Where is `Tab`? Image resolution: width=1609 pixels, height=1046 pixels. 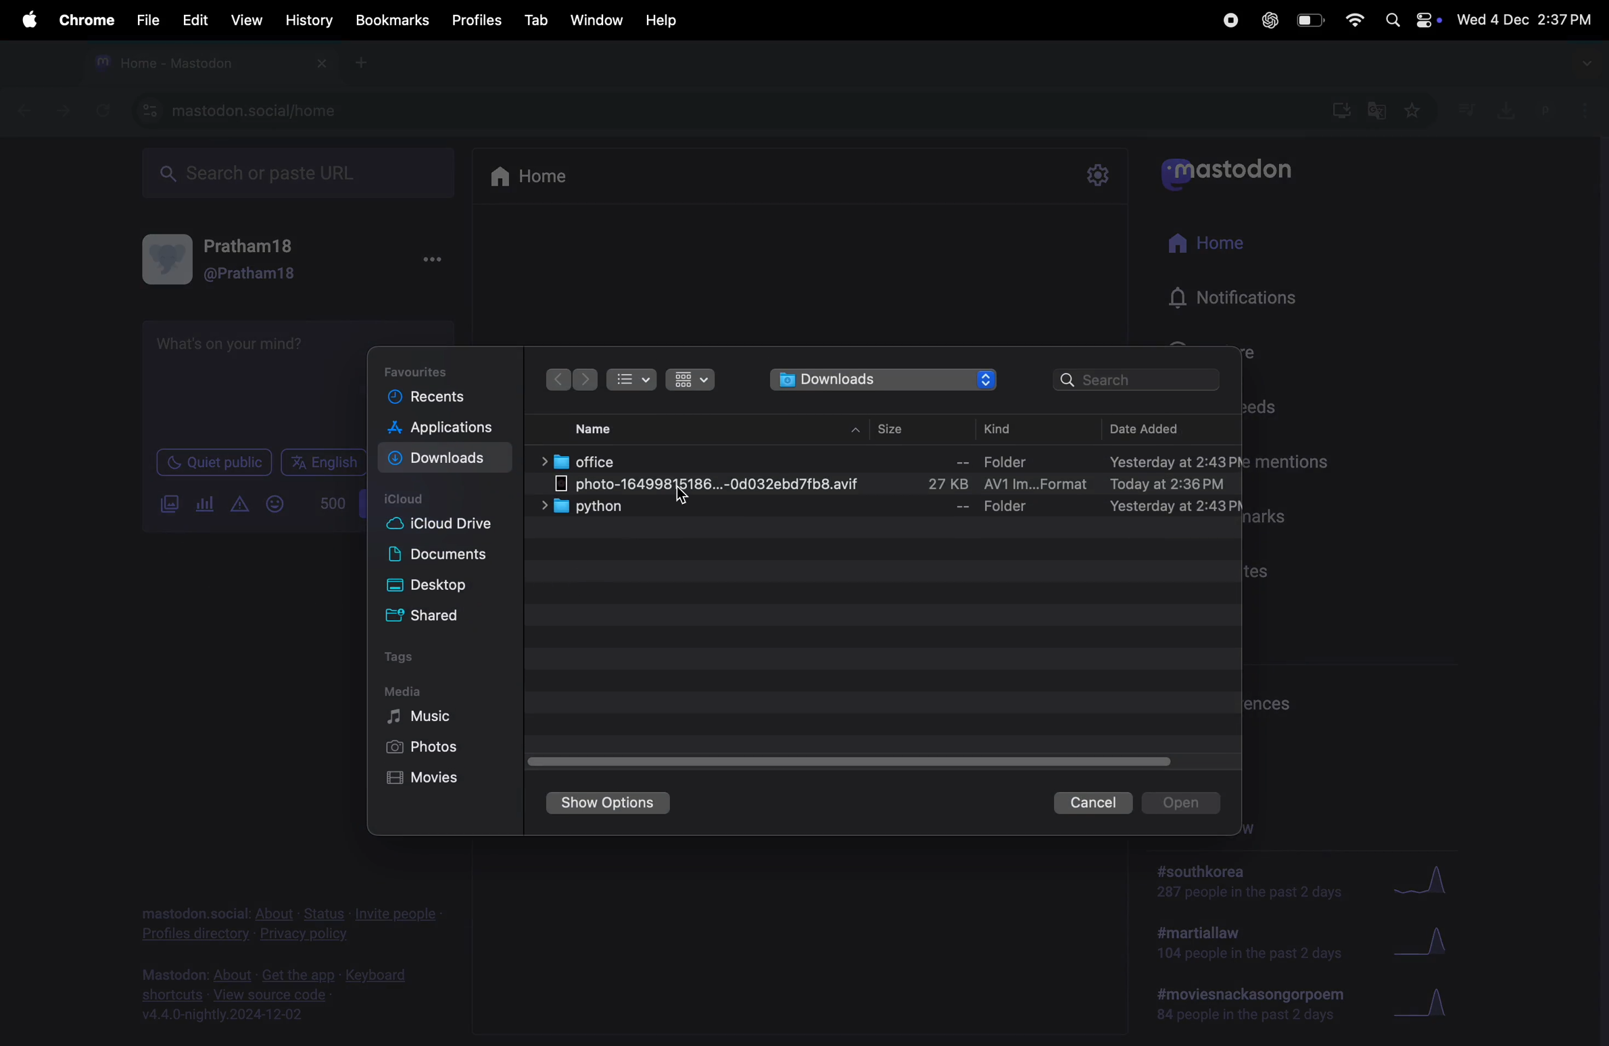 Tab is located at coordinates (538, 19).